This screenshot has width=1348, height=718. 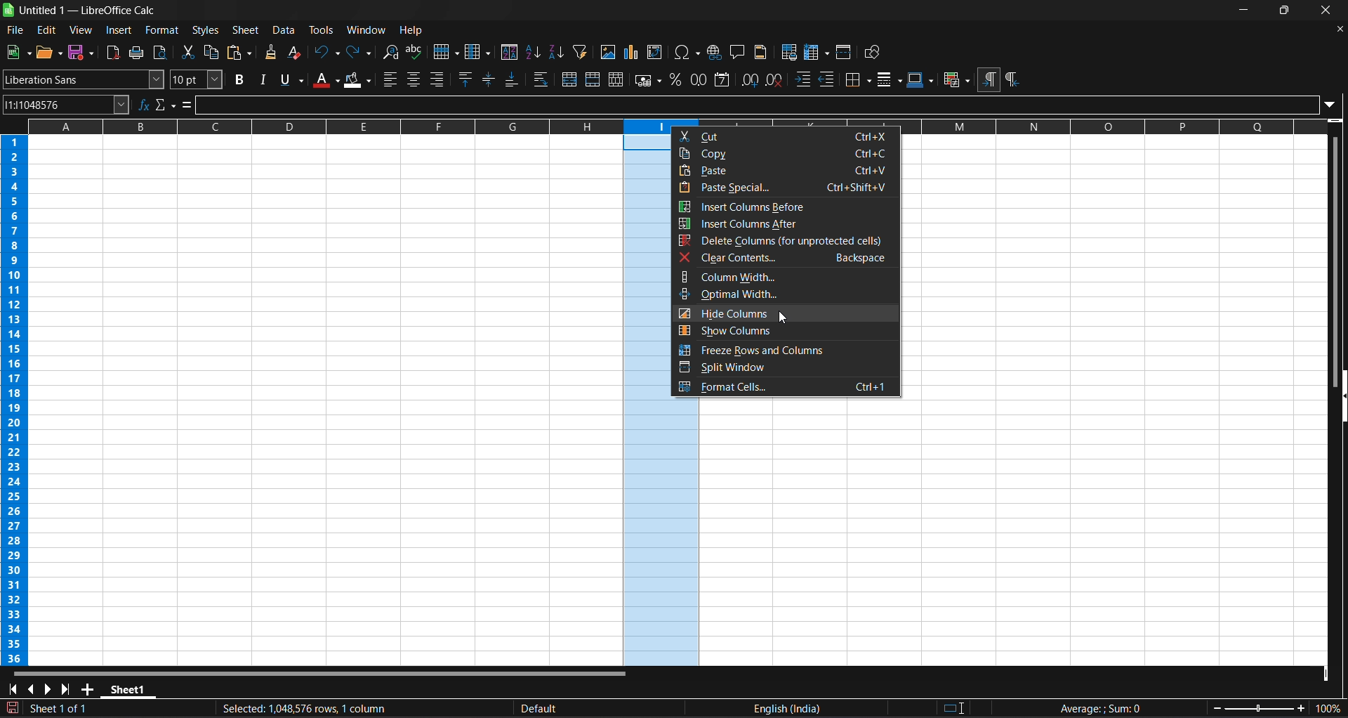 I want to click on split window, so click(x=786, y=367).